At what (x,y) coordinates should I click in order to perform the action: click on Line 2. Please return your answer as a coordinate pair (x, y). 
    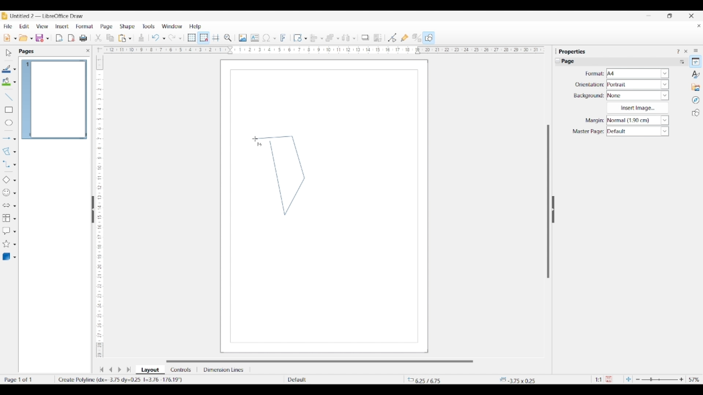
    Looking at the image, I should click on (295, 196).